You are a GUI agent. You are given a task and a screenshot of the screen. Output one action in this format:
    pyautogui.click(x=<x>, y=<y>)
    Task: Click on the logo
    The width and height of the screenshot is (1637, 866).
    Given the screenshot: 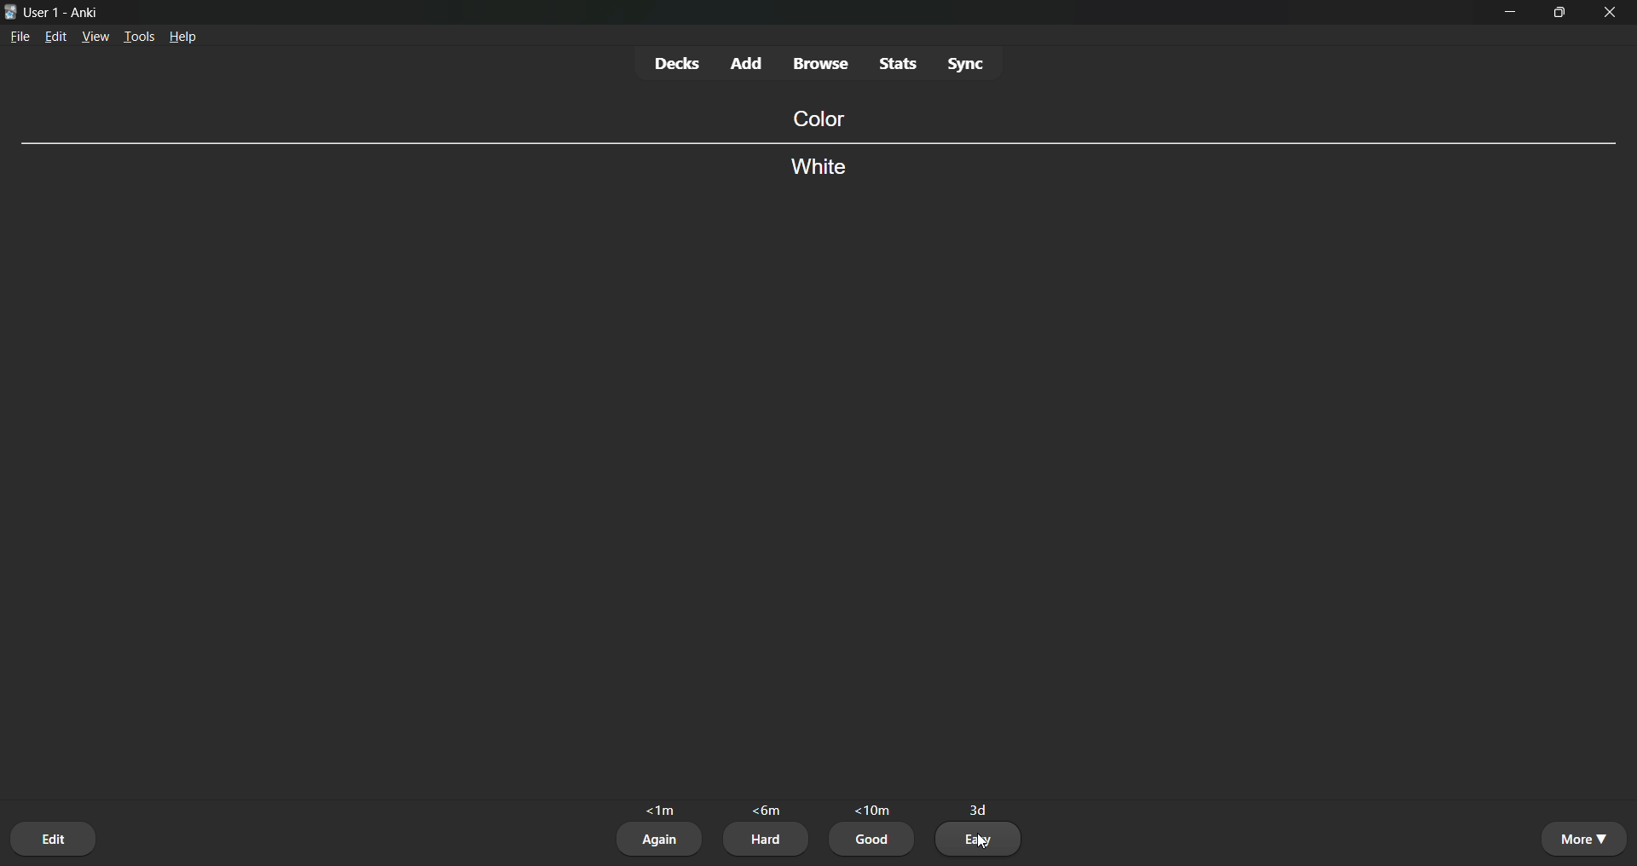 What is the action you would take?
    pyautogui.click(x=9, y=10)
    